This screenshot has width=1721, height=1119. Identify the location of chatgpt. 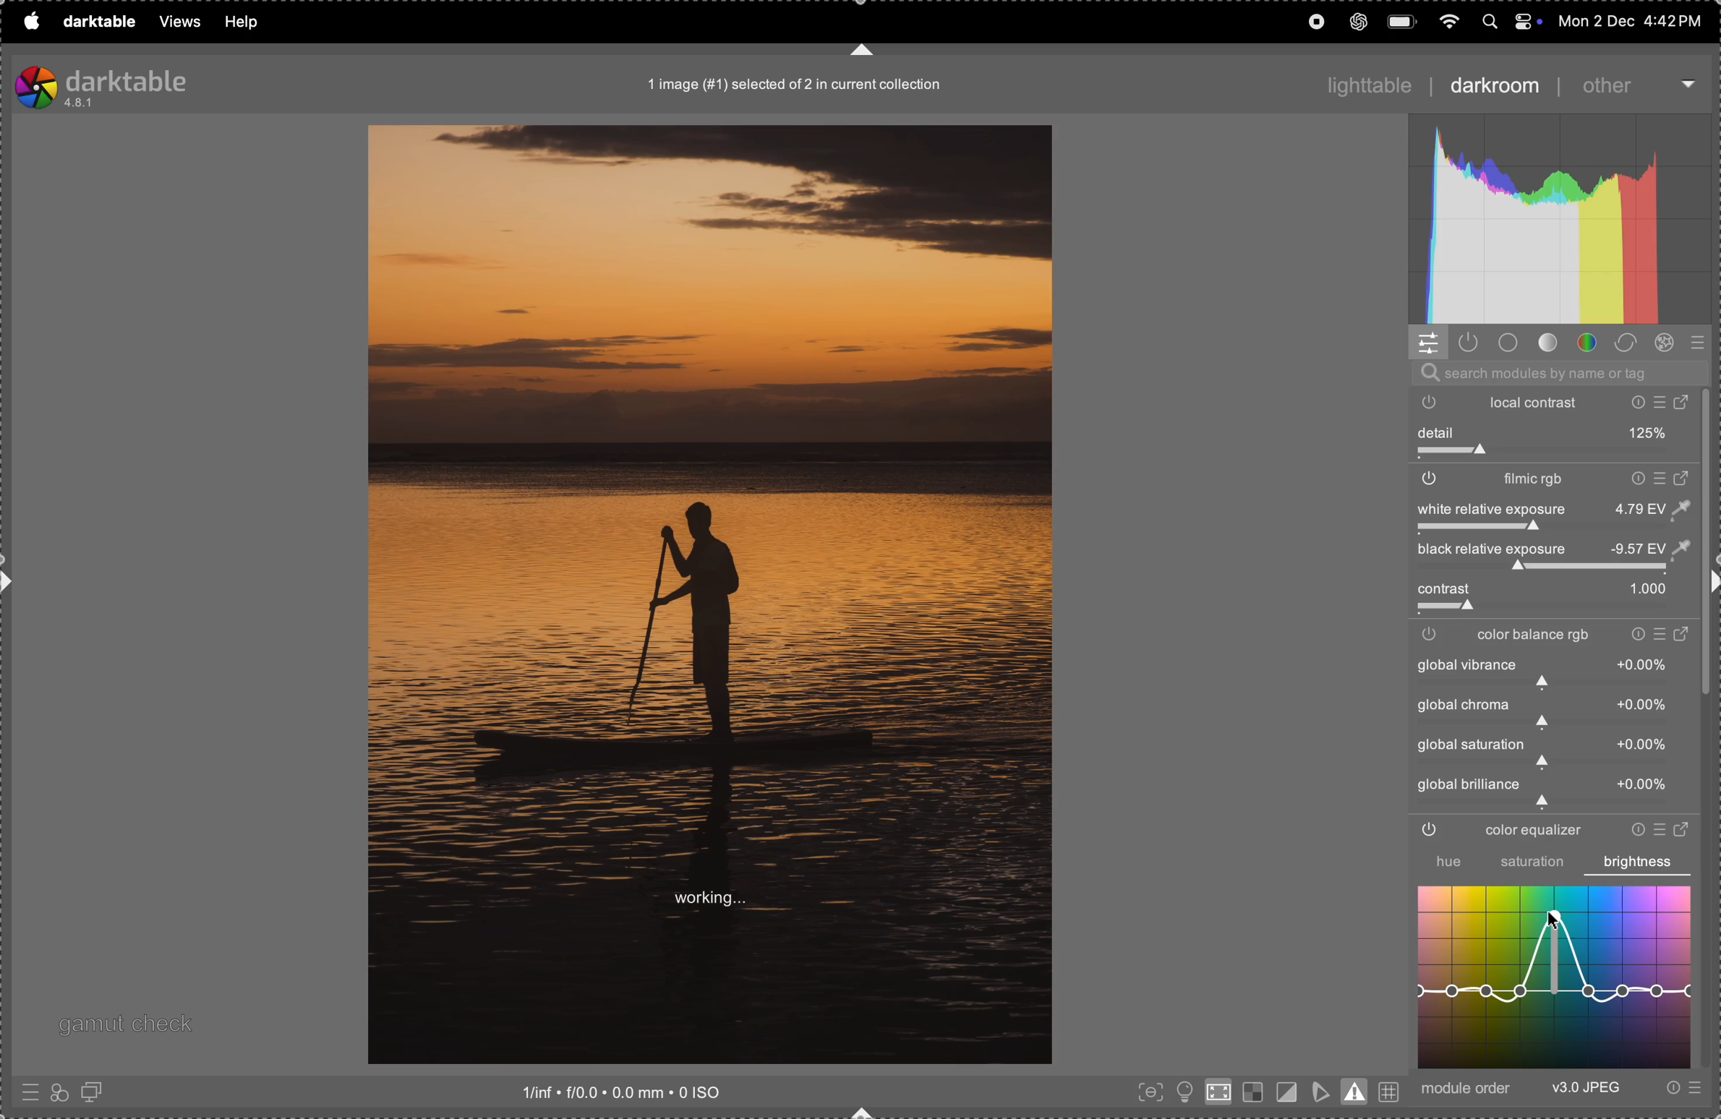
(1358, 22).